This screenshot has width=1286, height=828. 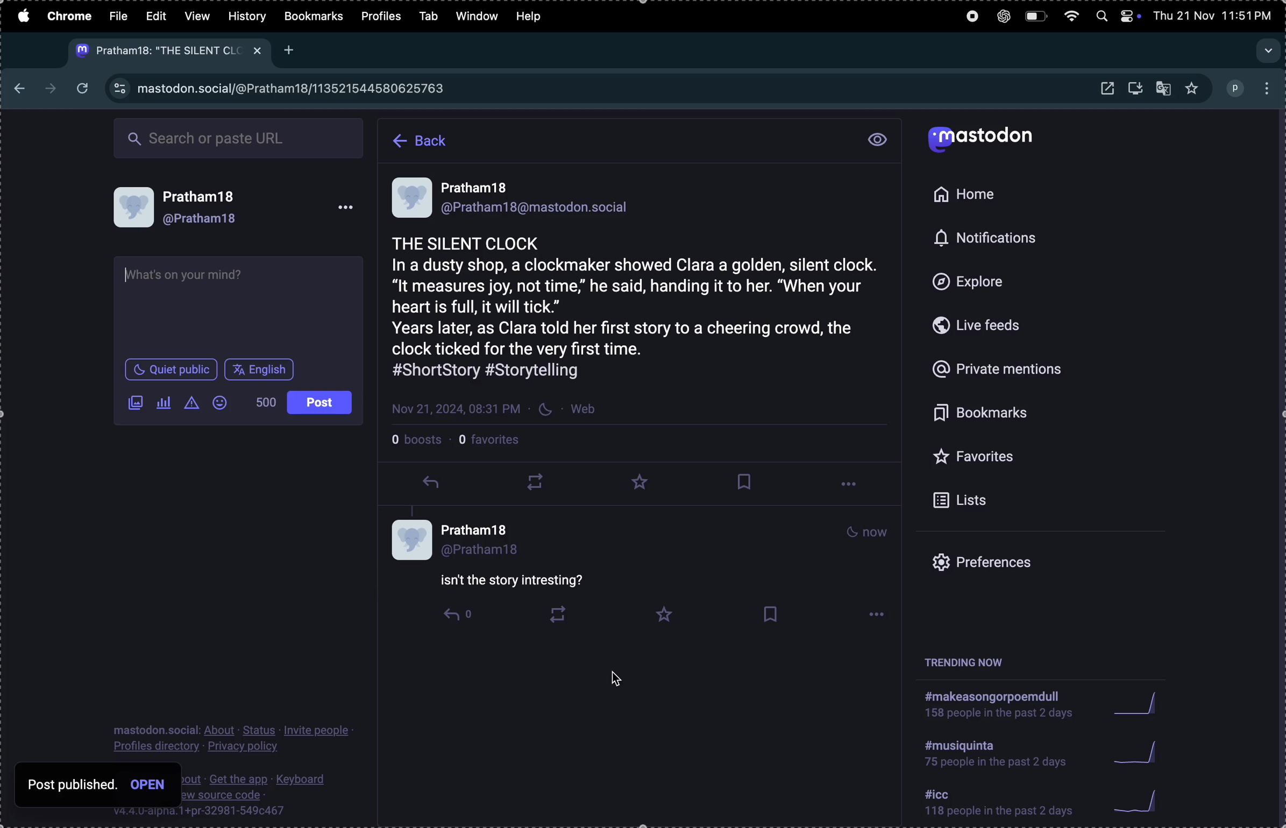 What do you see at coordinates (84, 89) in the screenshot?
I see `refresh` at bounding box center [84, 89].